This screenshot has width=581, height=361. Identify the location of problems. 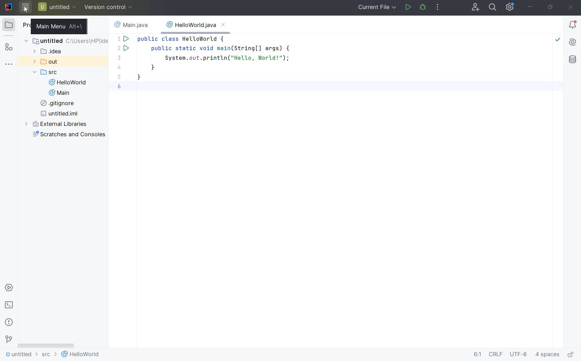
(9, 322).